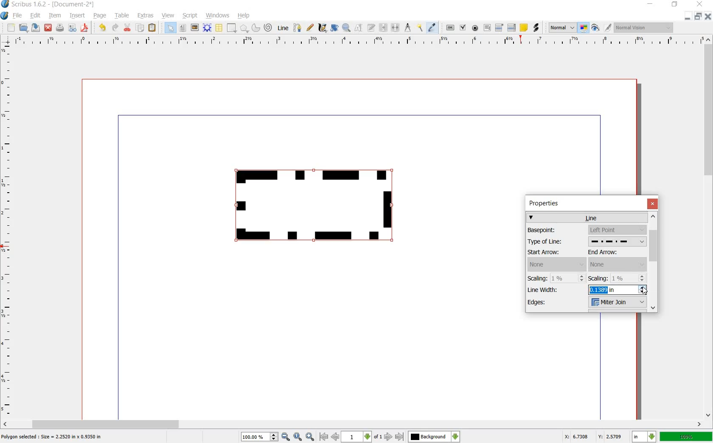 This screenshot has width=713, height=443. I want to click on PDF LIST BOX, so click(511, 28).